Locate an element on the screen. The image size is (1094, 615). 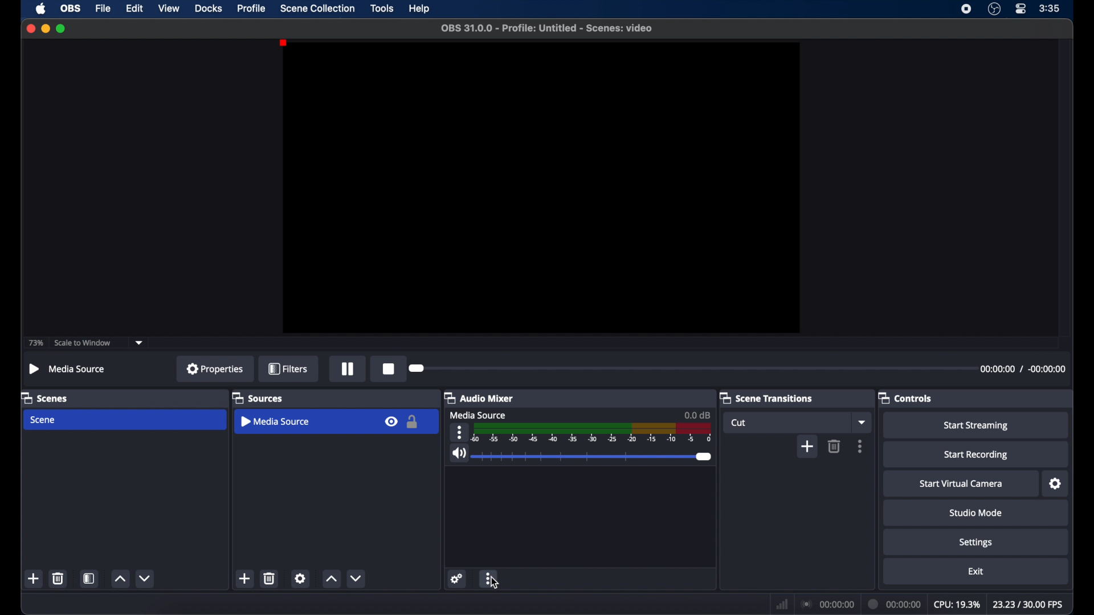
preview is located at coordinates (541, 188).